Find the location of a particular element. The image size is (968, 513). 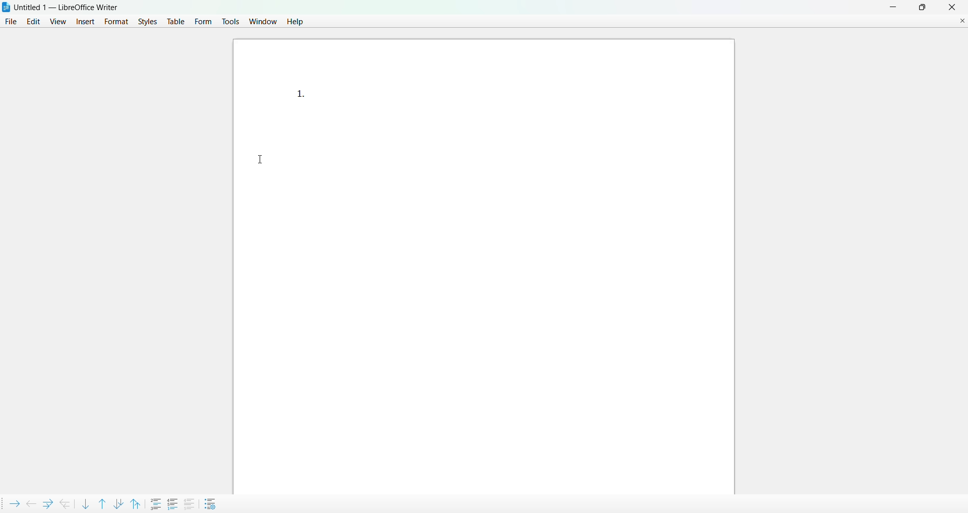

canvas is located at coordinates (541, 272).